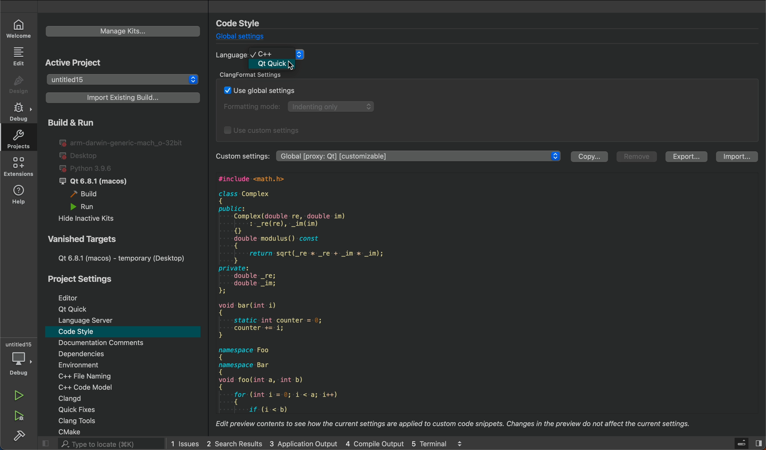 This screenshot has height=450, width=766. I want to click on copy, so click(588, 157).